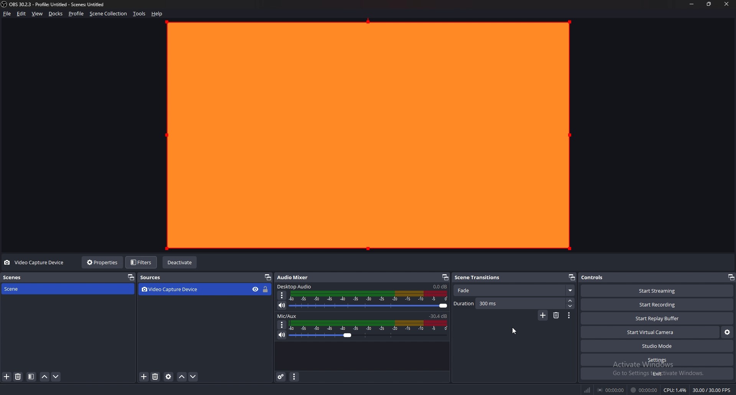 The image size is (736, 395). What do you see at coordinates (657, 291) in the screenshot?
I see `start streaming` at bounding box center [657, 291].